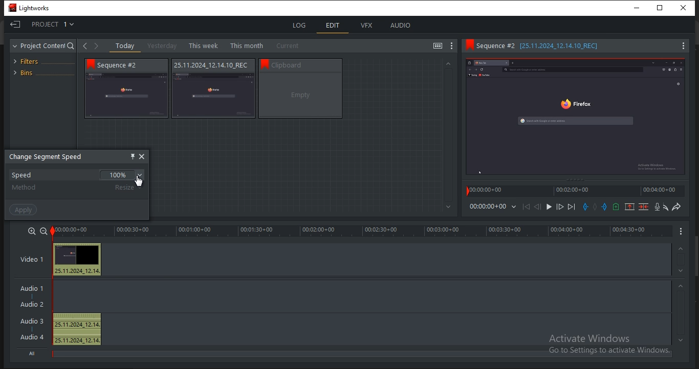 The image size is (699, 369). What do you see at coordinates (46, 25) in the screenshot?
I see `project 1` at bounding box center [46, 25].